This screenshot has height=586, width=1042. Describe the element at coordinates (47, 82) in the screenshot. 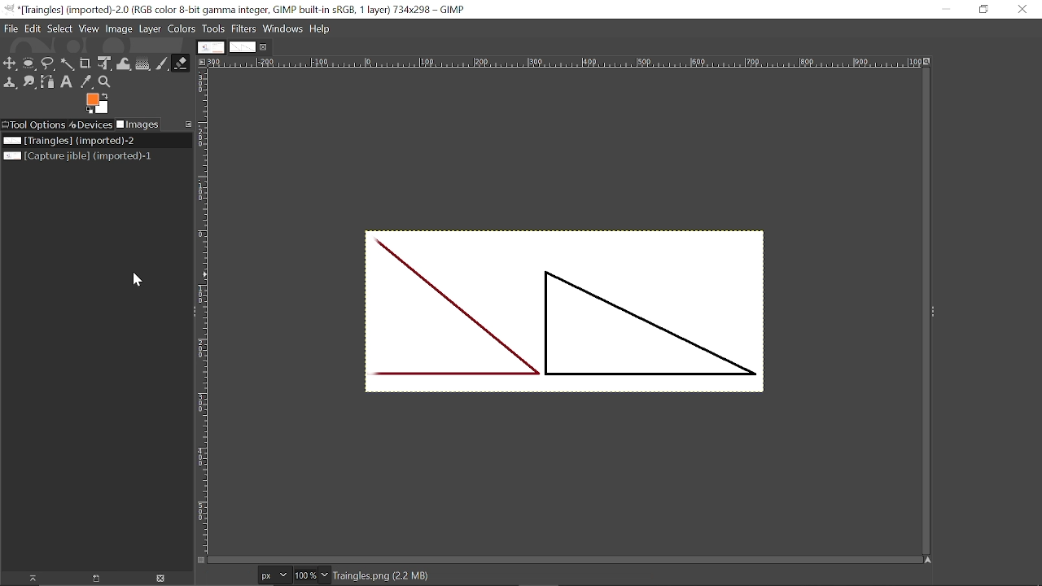

I see `Path tool` at that location.